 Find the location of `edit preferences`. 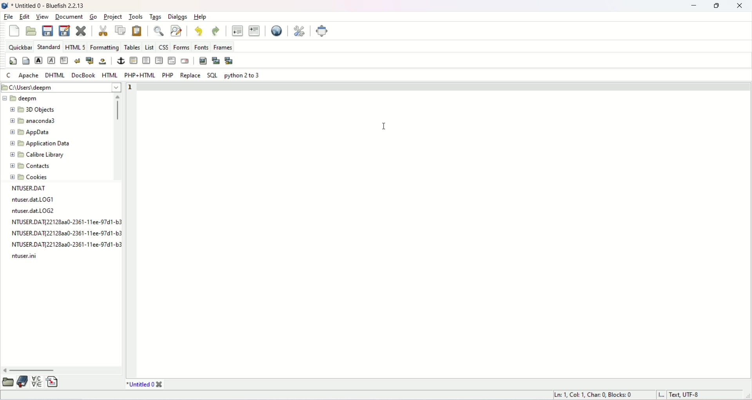

edit preferences is located at coordinates (299, 32).